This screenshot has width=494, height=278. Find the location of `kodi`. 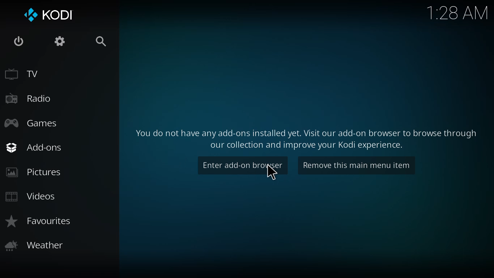

kodi is located at coordinates (49, 15).